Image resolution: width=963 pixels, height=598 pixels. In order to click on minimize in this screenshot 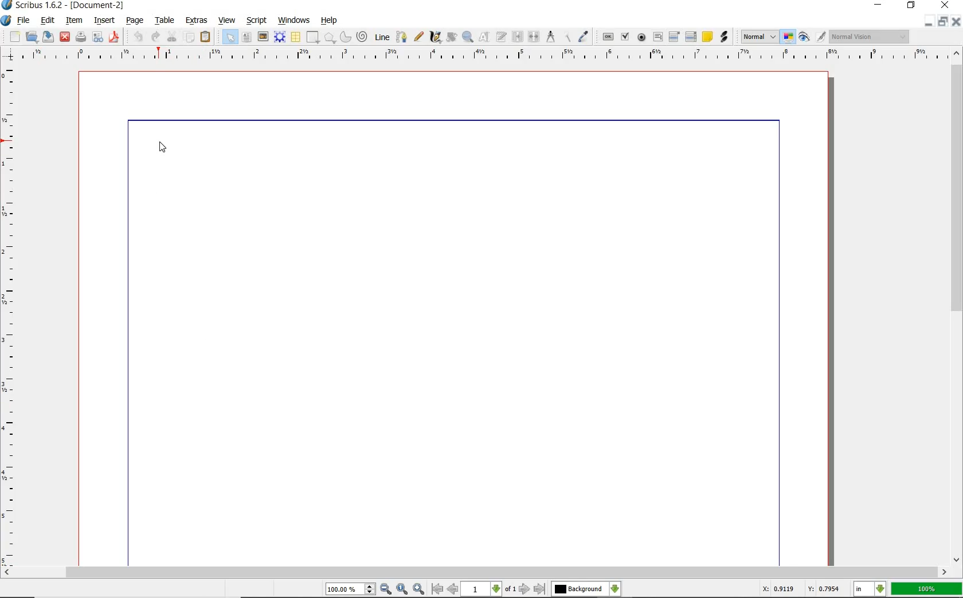, I will do `click(929, 21)`.